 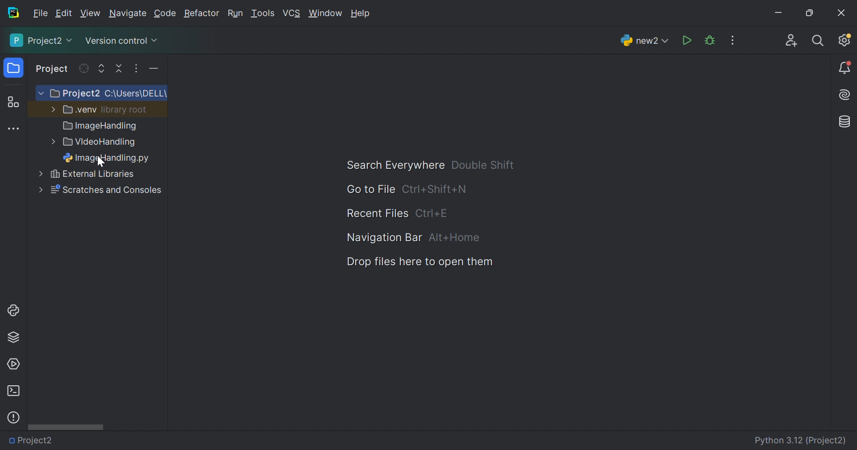 I want to click on more, so click(x=35, y=175).